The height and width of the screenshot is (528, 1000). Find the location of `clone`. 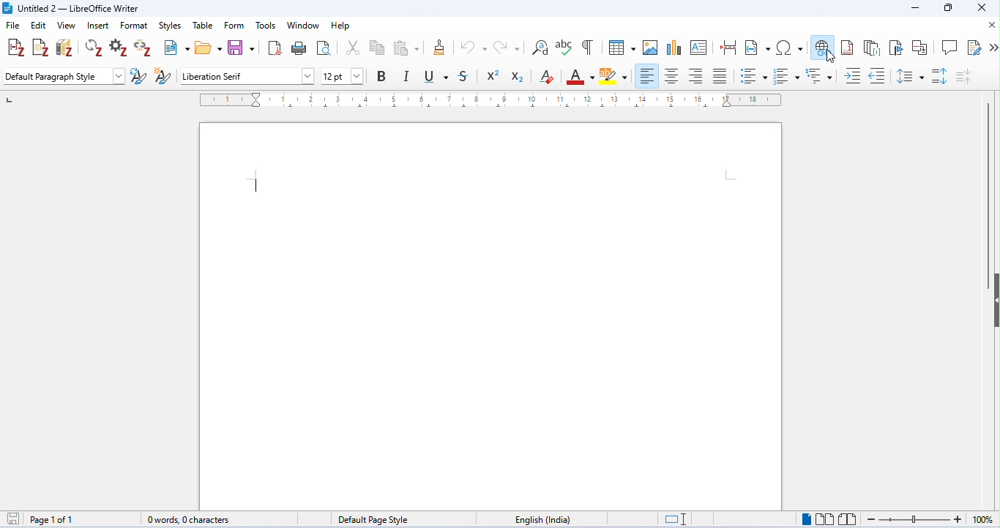

clone is located at coordinates (441, 48).